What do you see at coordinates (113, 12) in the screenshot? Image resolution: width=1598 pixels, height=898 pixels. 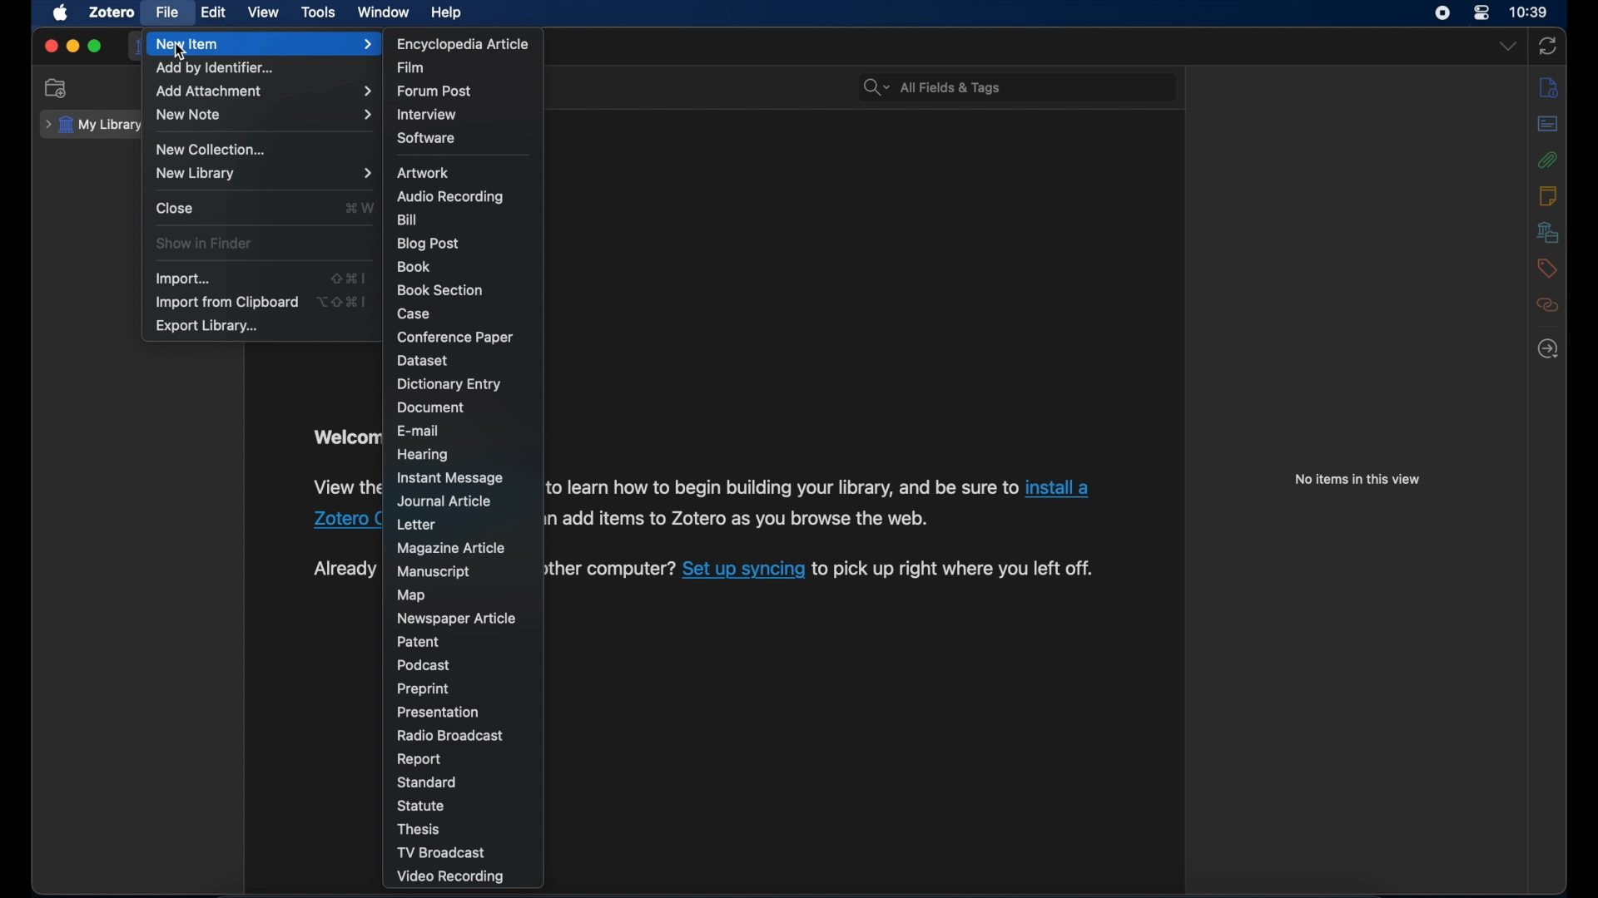 I see `zotero` at bounding box center [113, 12].